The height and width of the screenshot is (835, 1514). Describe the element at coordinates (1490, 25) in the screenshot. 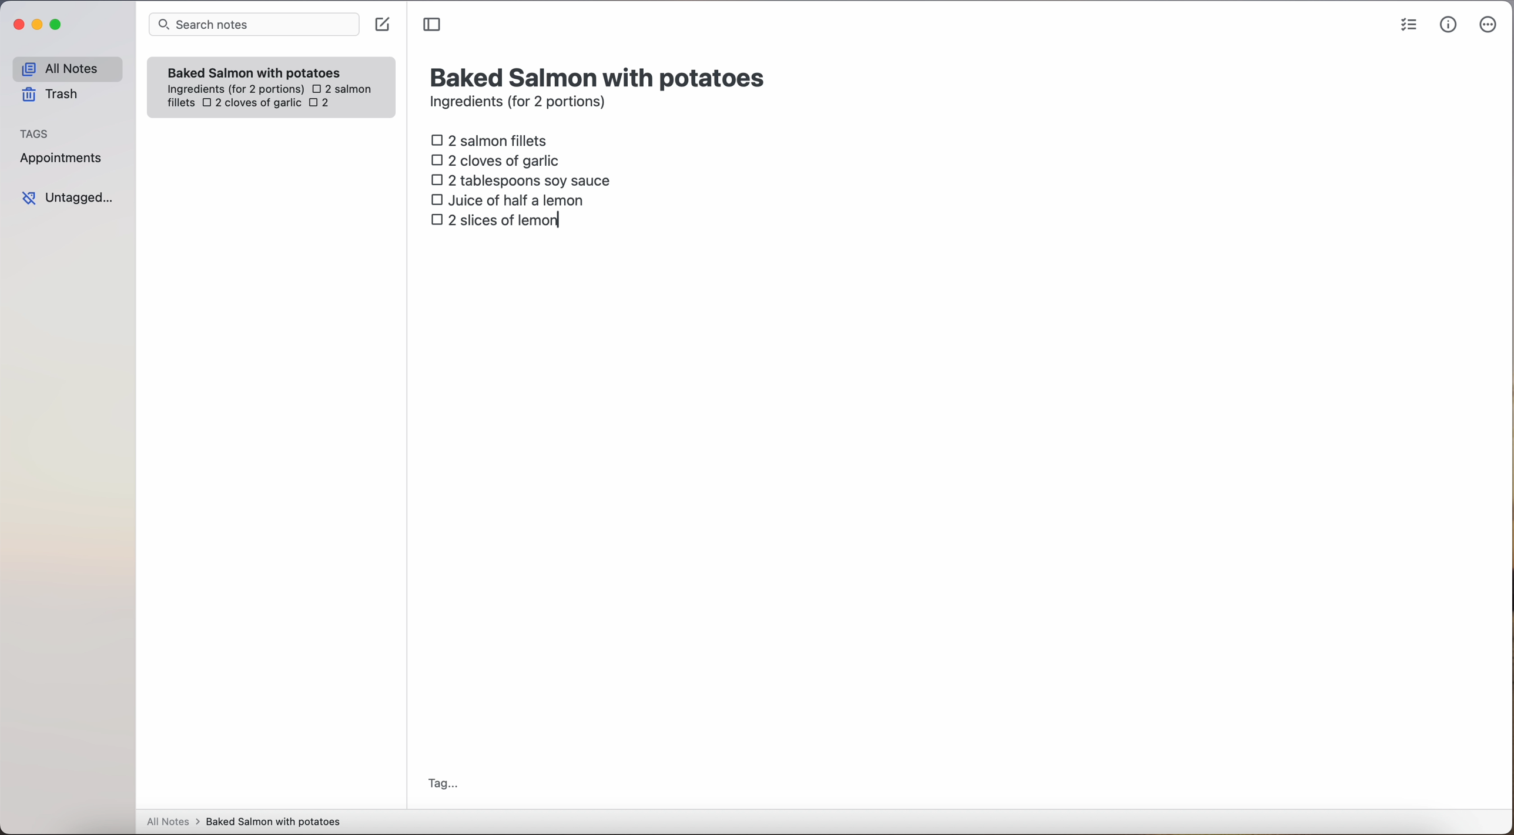

I see `more options` at that location.